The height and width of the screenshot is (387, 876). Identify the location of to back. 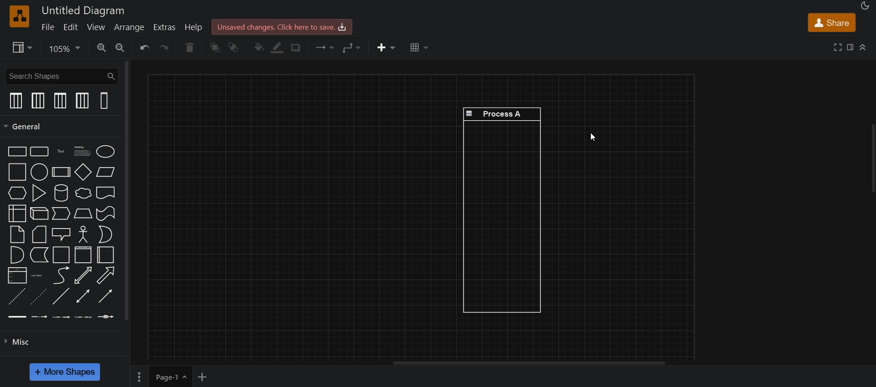
(235, 48).